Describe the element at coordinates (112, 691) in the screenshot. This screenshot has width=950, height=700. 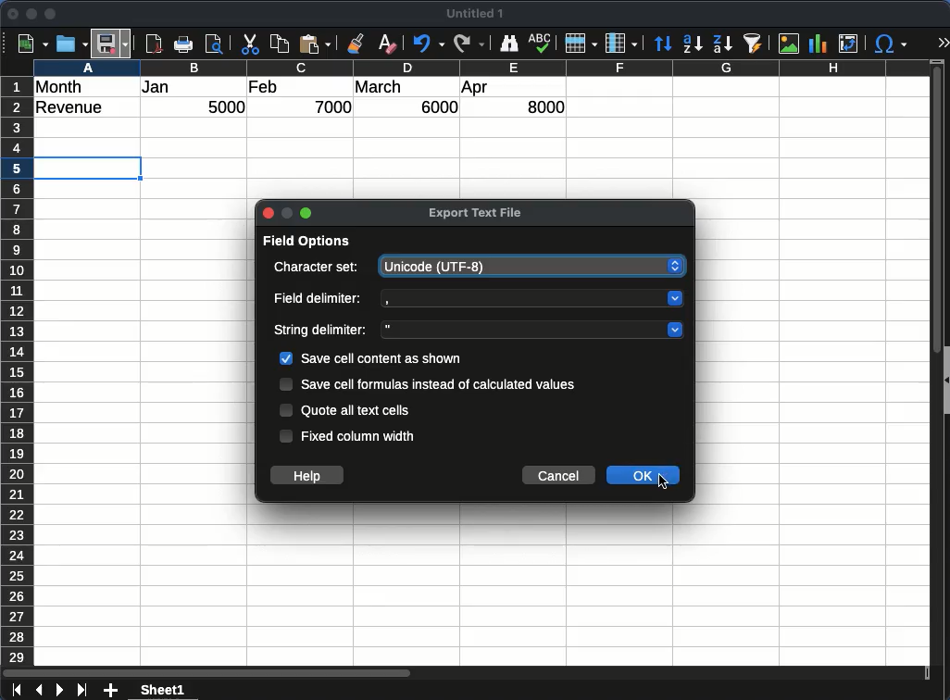
I see `add sheet` at that location.